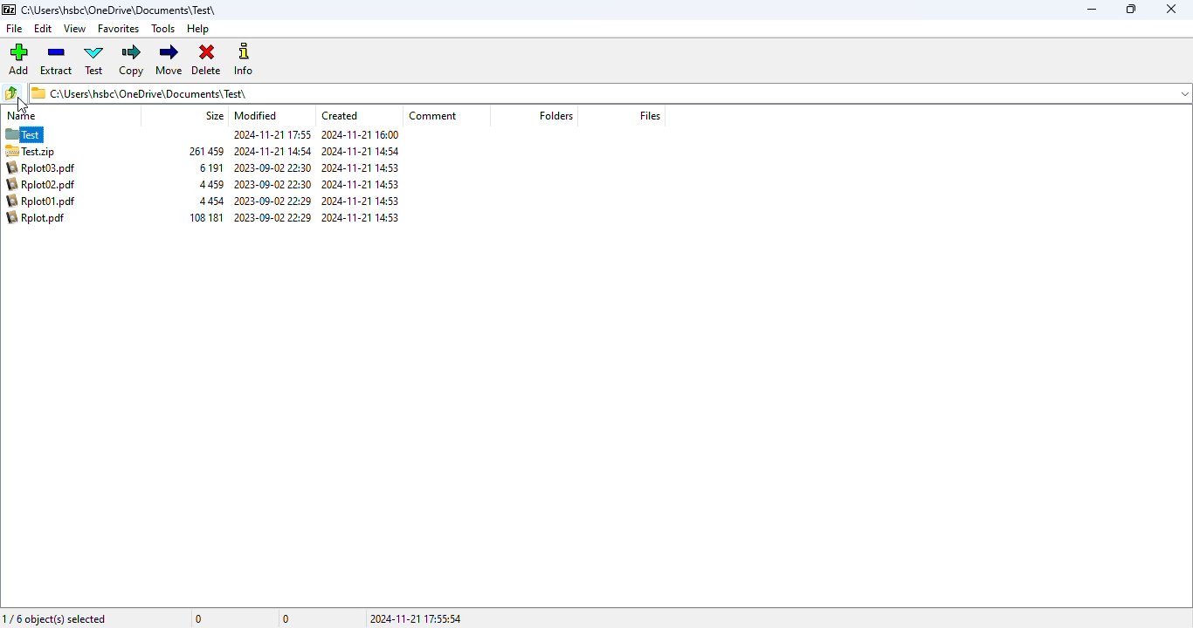  I want to click on minimize, so click(1091, 10).